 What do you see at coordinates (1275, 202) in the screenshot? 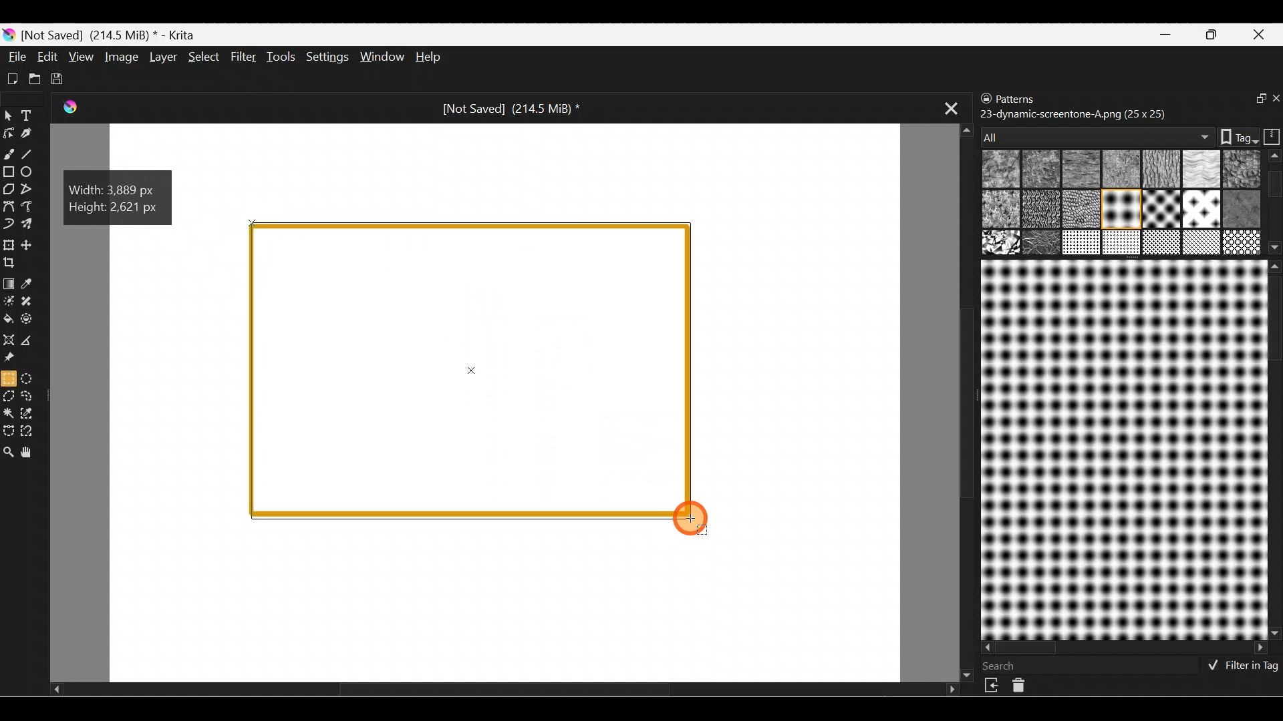
I see `Scroll bar` at bounding box center [1275, 202].